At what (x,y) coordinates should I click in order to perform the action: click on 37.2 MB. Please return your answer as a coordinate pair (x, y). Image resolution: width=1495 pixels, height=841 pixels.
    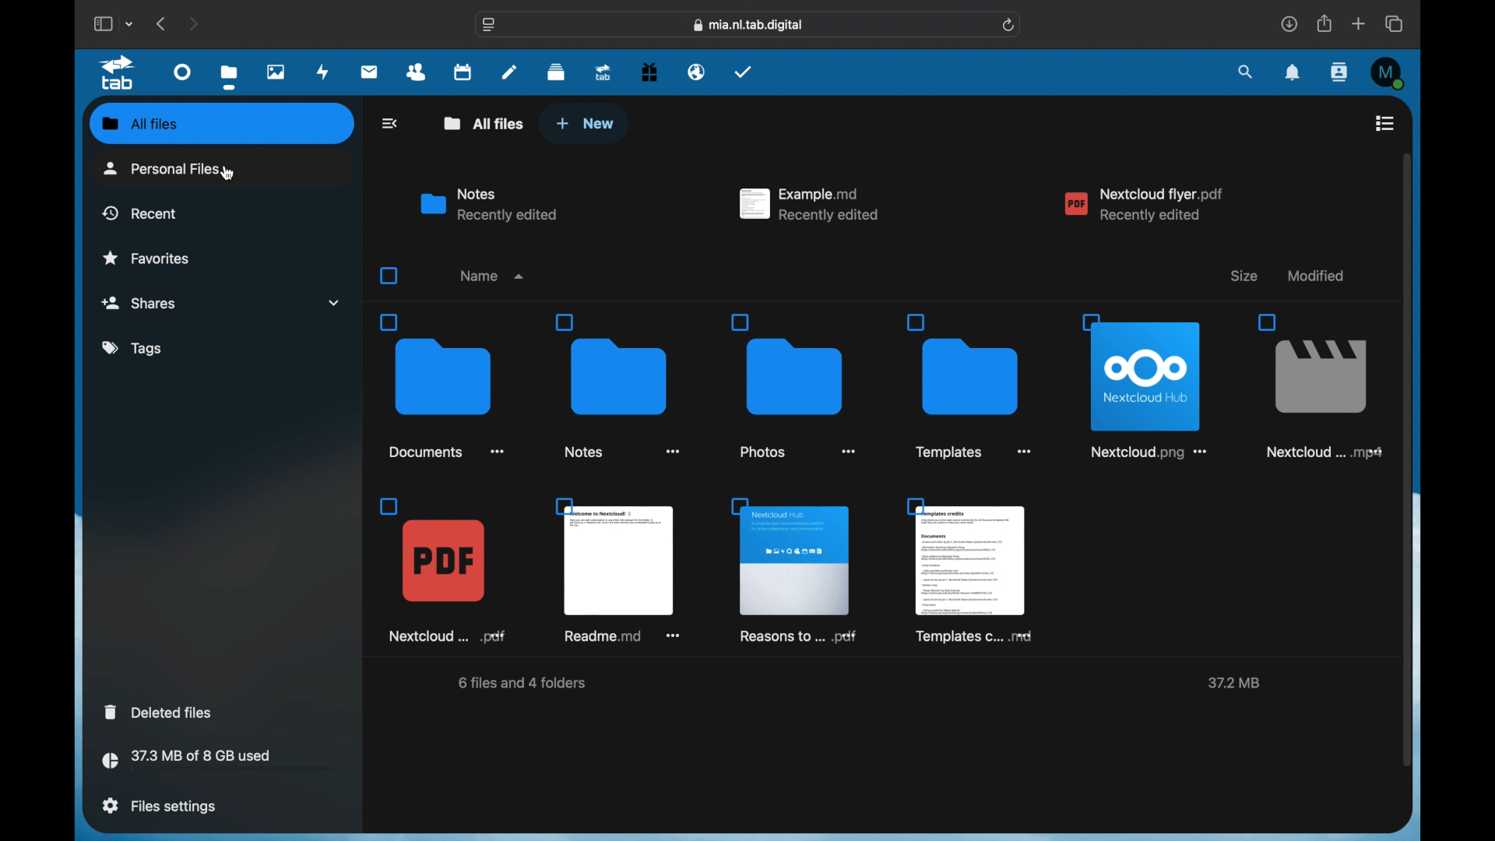
    Looking at the image, I should click on (1233, 683).